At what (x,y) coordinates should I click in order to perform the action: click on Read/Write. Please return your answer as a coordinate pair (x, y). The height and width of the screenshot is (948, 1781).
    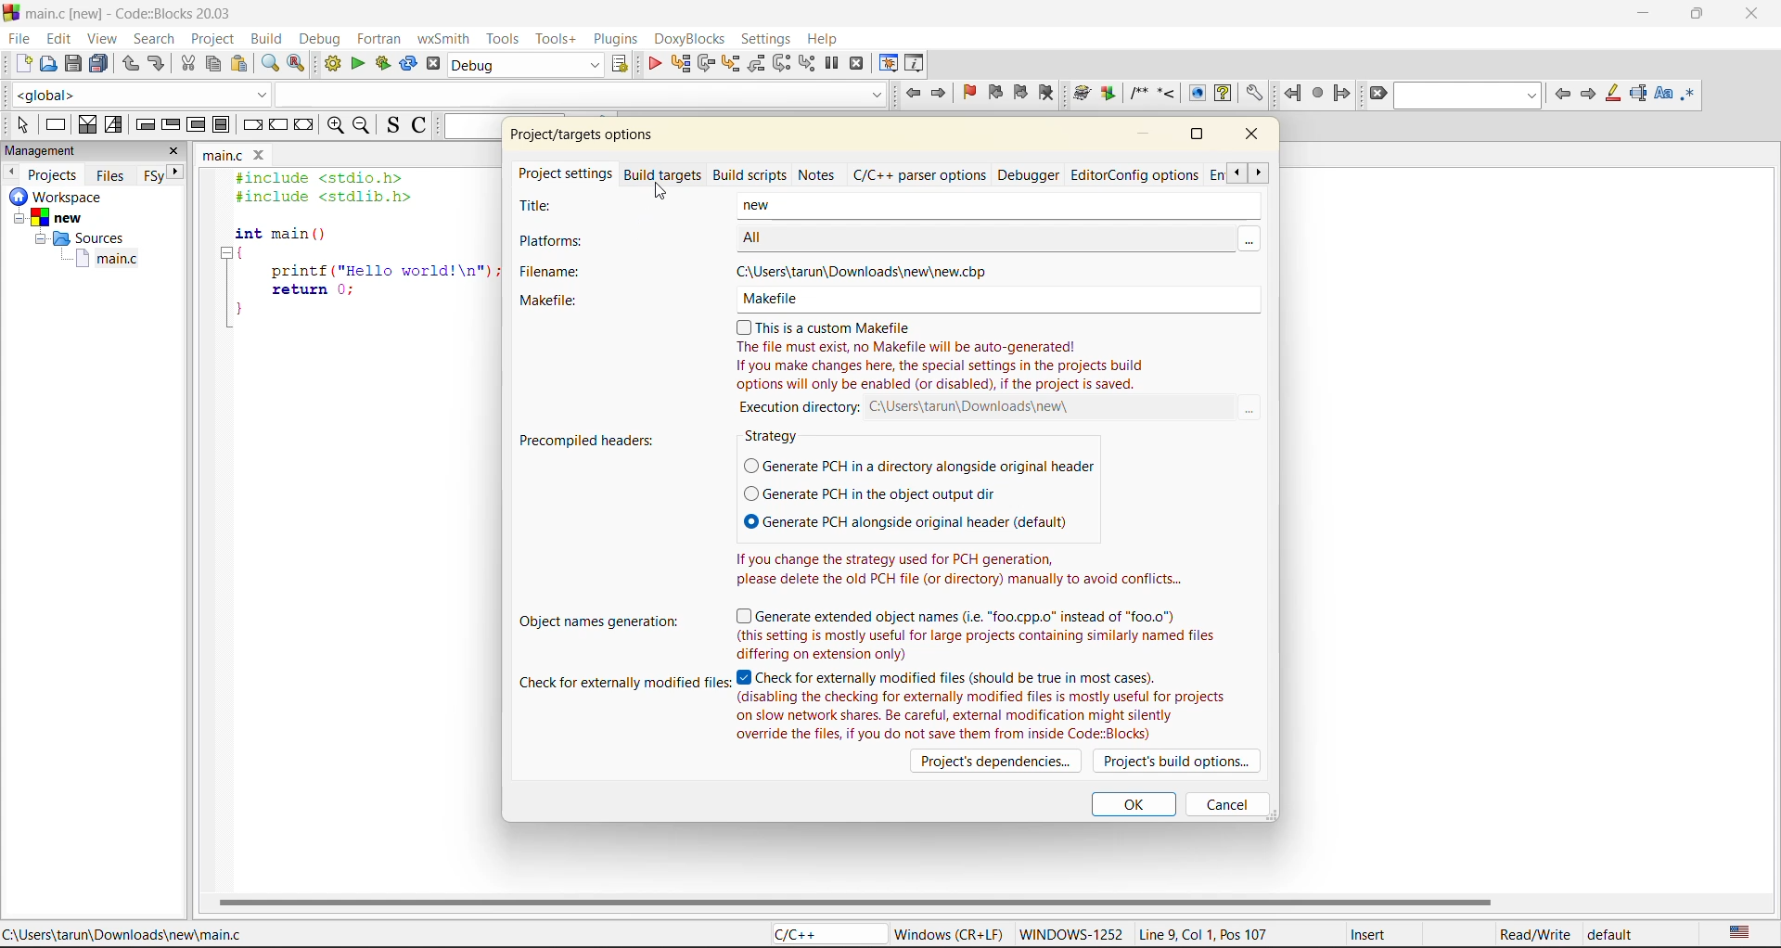
    Looking at the image, I should click on (1532, 932).